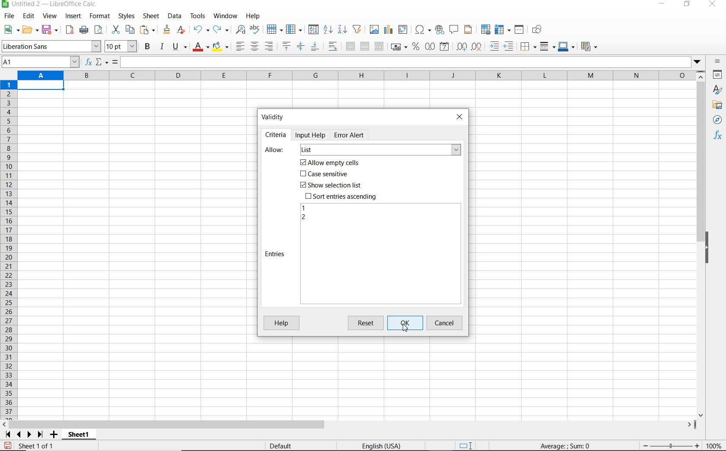 The width and height of the screenshot is (726, 451). Describe the element at coordinates (495, 46) in the screenshot. I see `increase indent` at that location.